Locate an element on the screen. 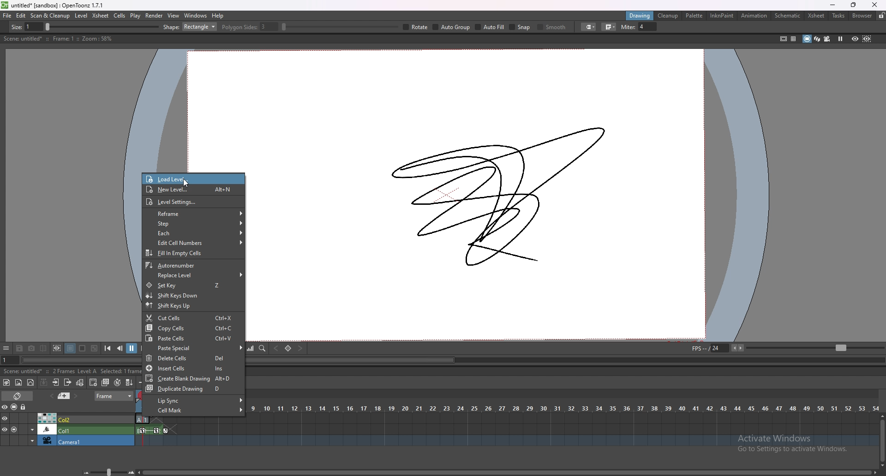 The image size is (886, 476). checkered background is located at coordinates (94, 349).